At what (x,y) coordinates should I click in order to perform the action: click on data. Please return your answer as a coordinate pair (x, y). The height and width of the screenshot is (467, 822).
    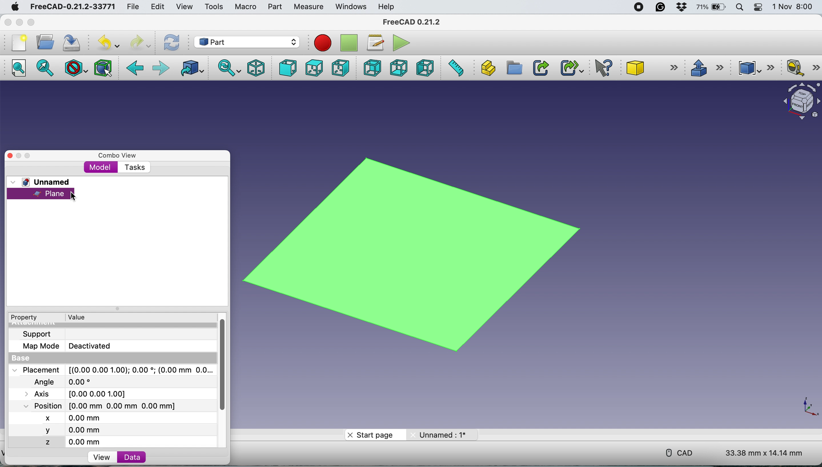
    Looking at the image, I should click on (133, 457).